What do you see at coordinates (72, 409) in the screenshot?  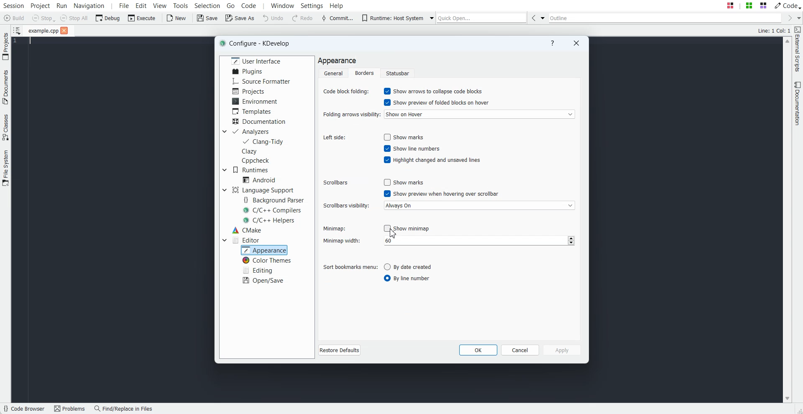 I see `Problems` at bounding box center [72, 409].